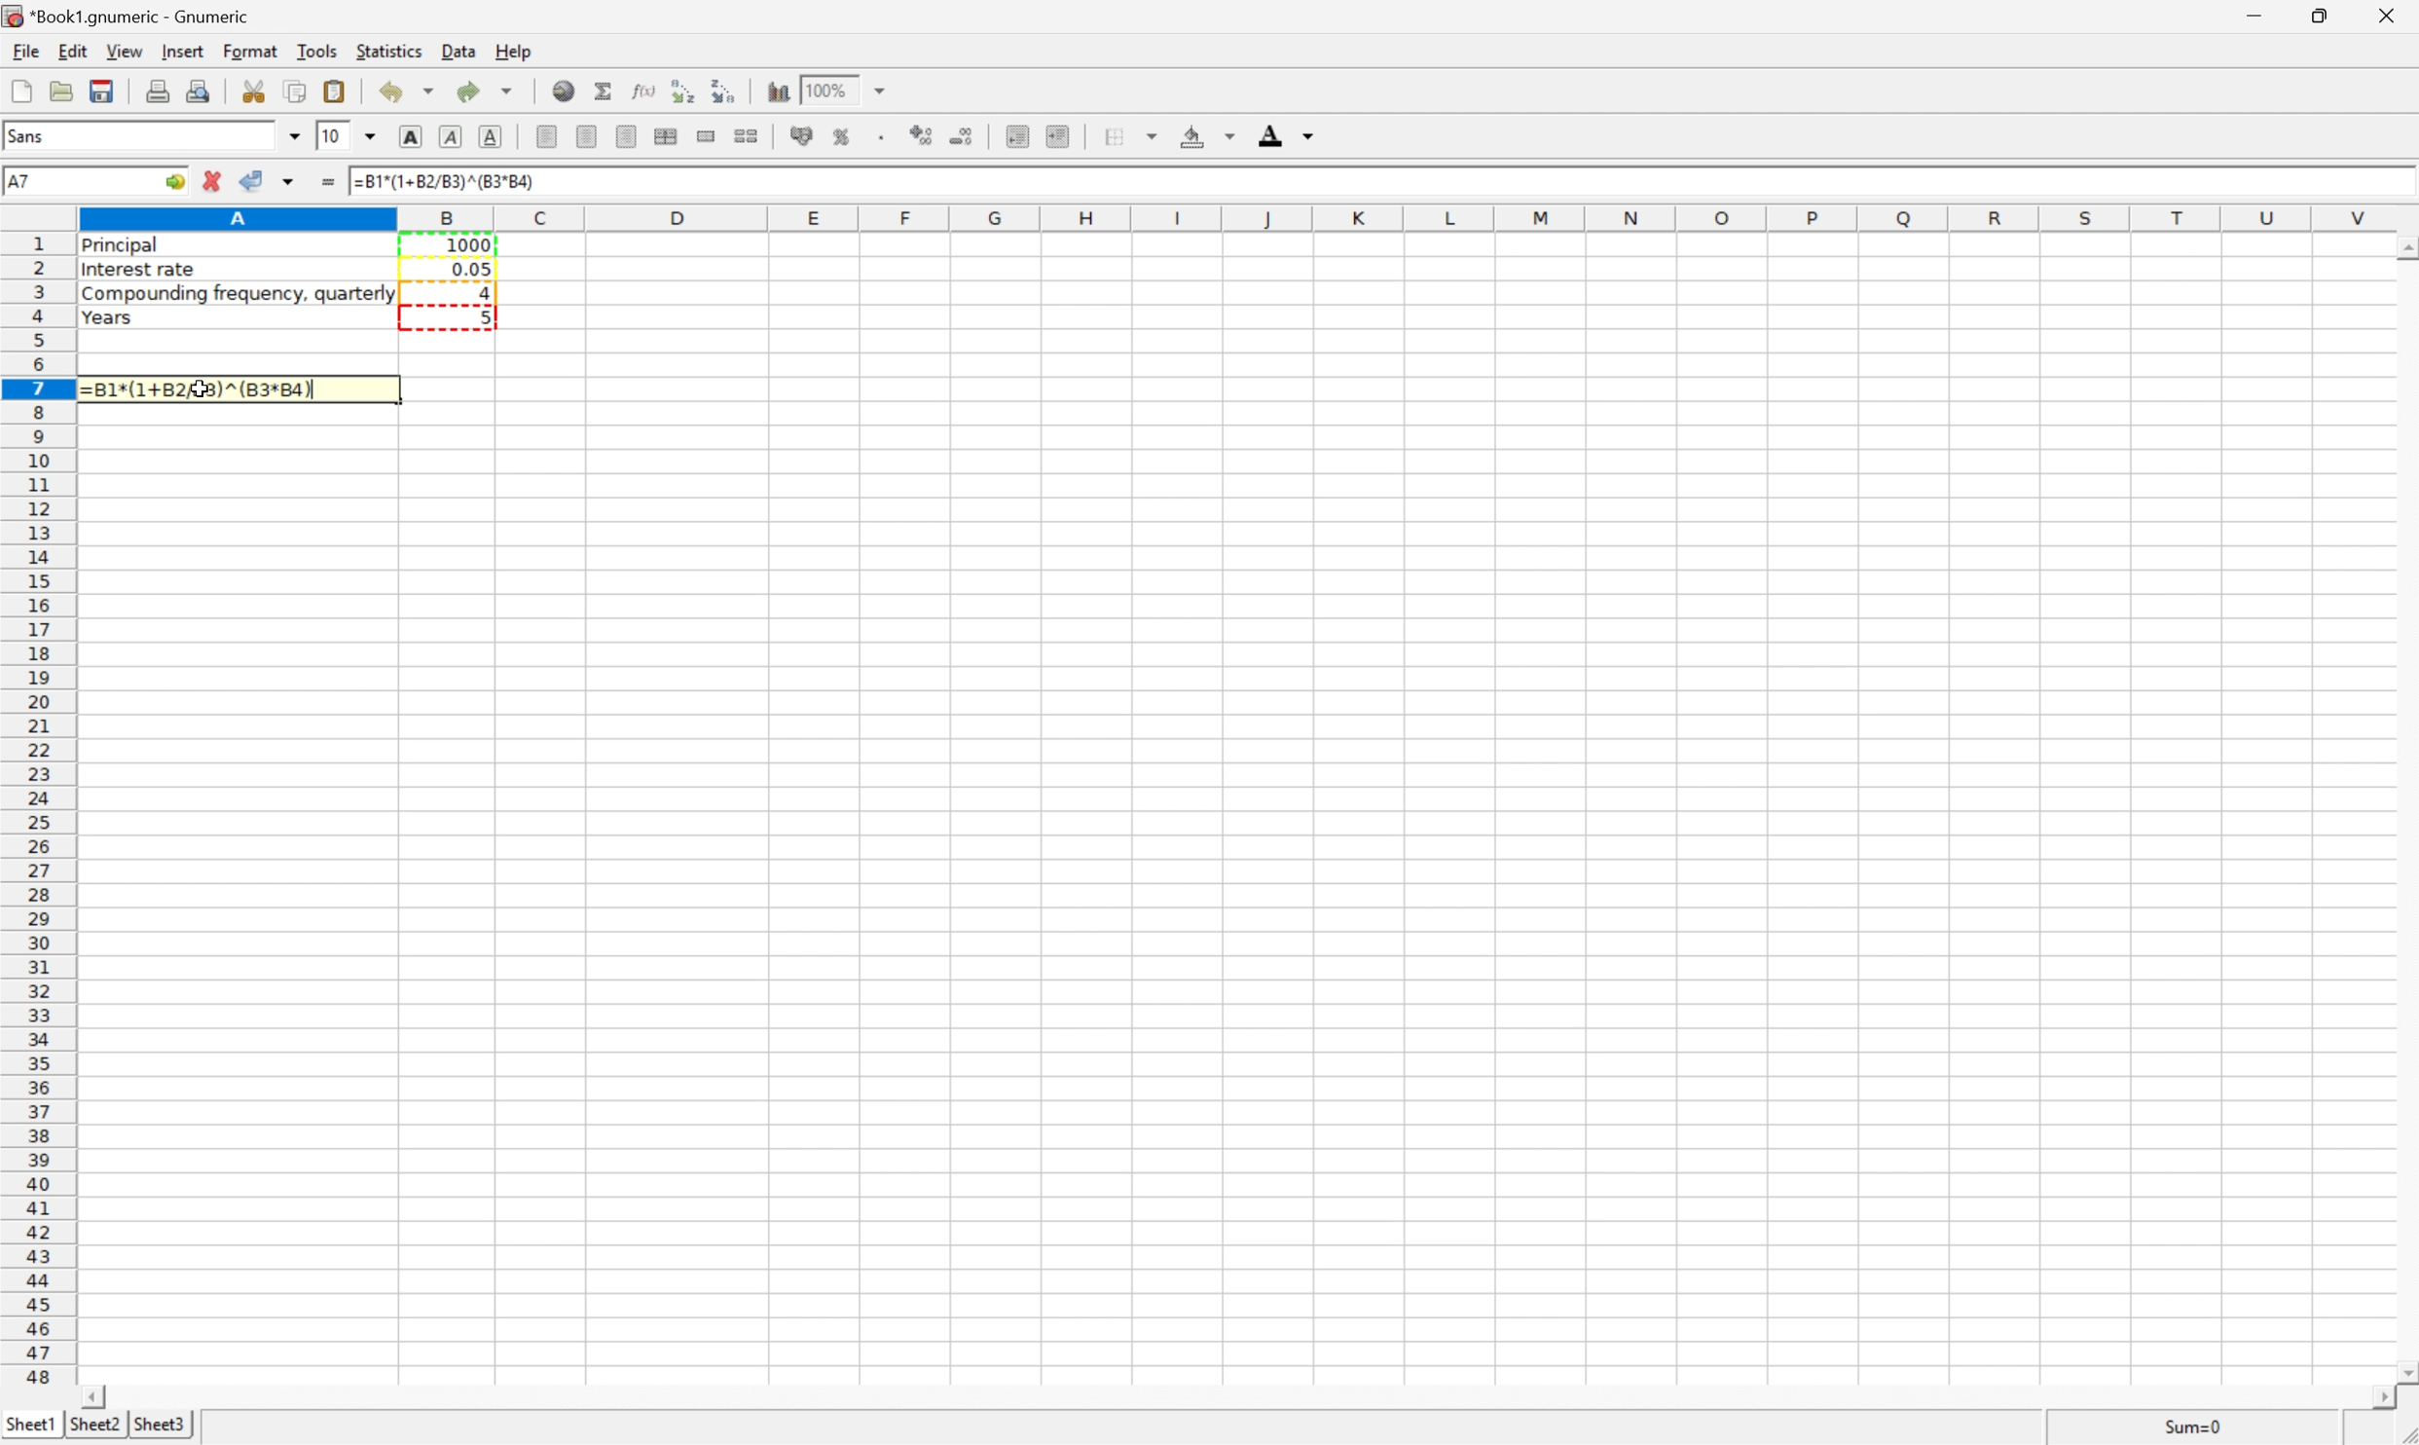 The height and width of the screenshot is (1445, 2419). What do you see at coordinates (106, 319) in the screenshot?
I see `years` at bounding box center [106, 319].